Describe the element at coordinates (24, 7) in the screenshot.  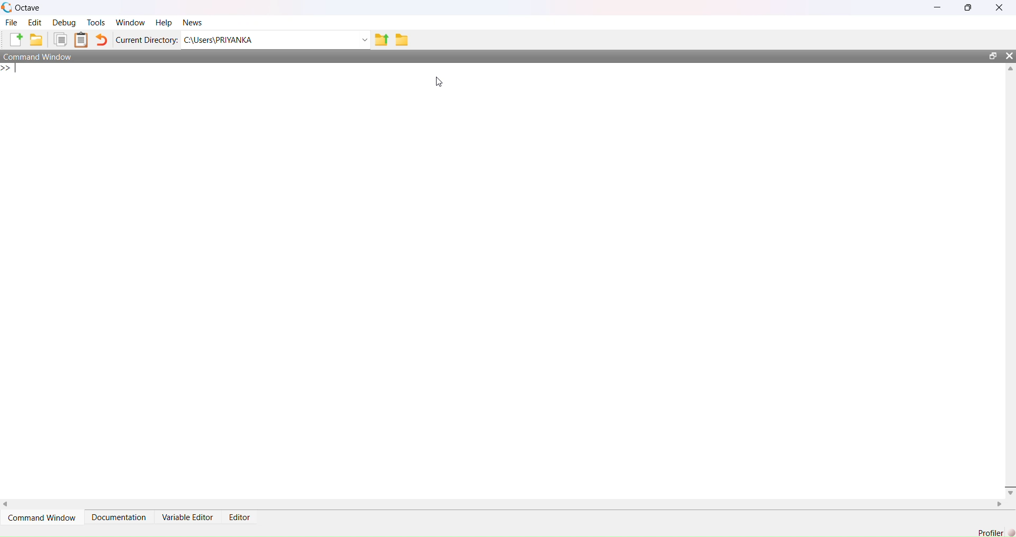
I see `Octave` at that location.